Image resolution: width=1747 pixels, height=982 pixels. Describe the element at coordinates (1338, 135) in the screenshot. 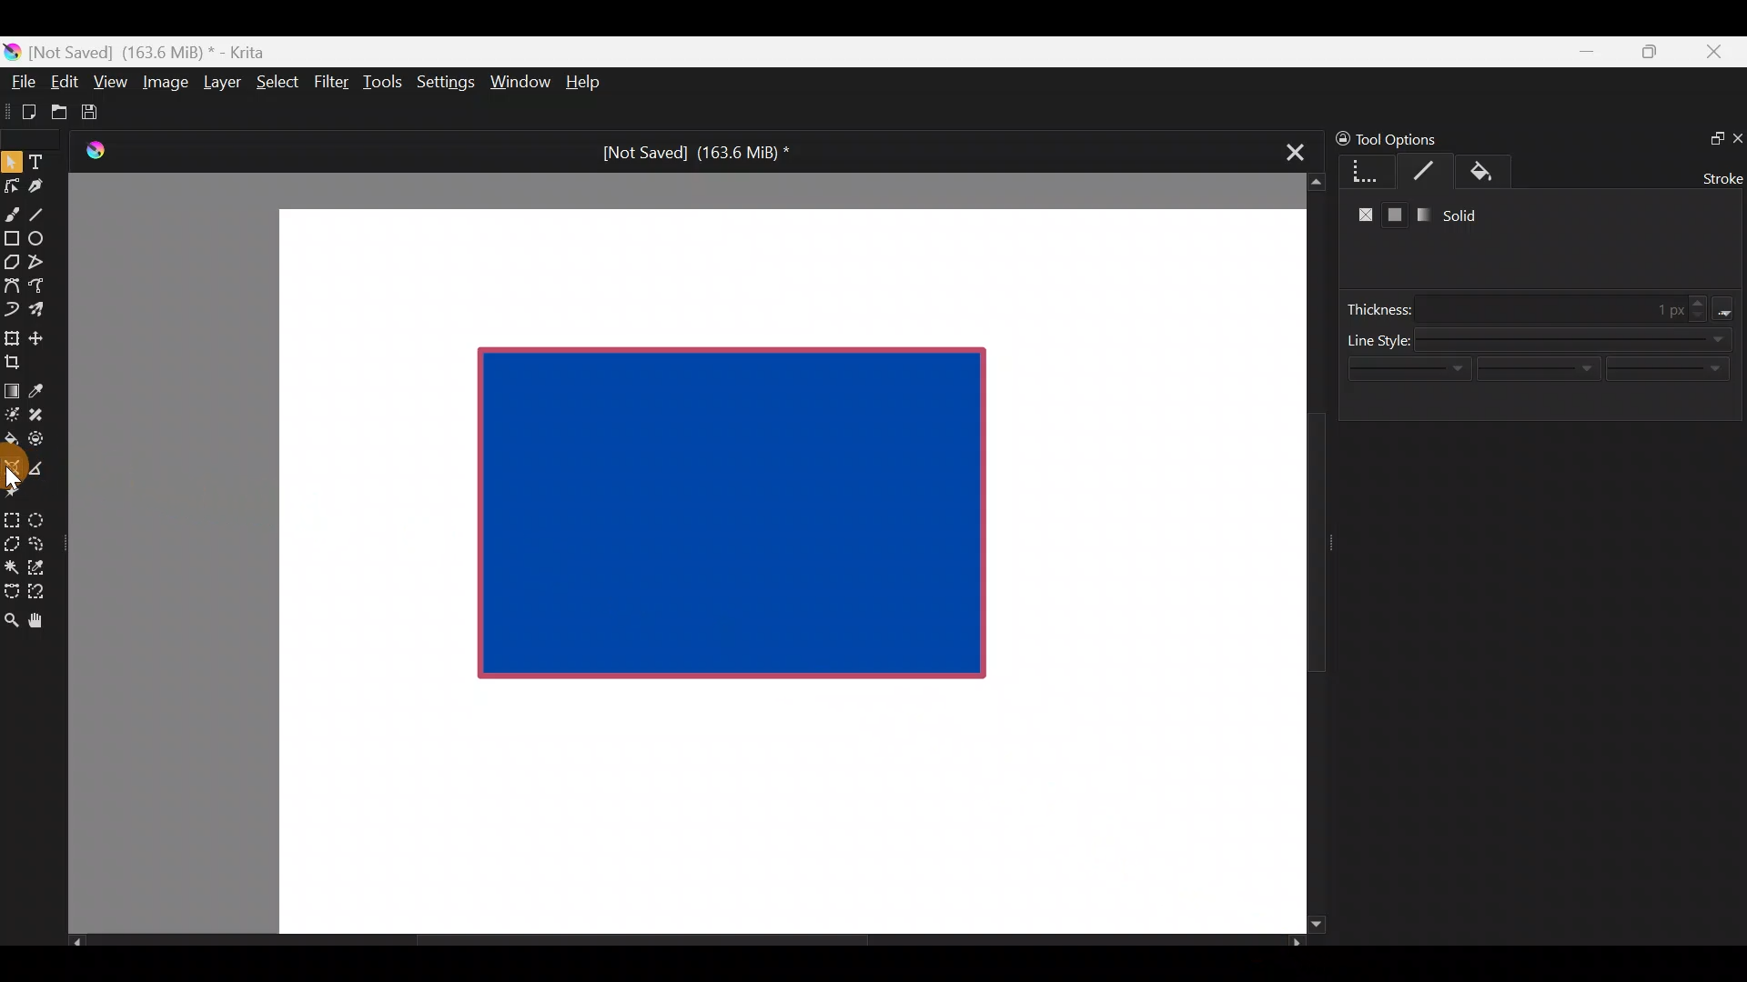

I see `Lock/unlock docker` at that location.